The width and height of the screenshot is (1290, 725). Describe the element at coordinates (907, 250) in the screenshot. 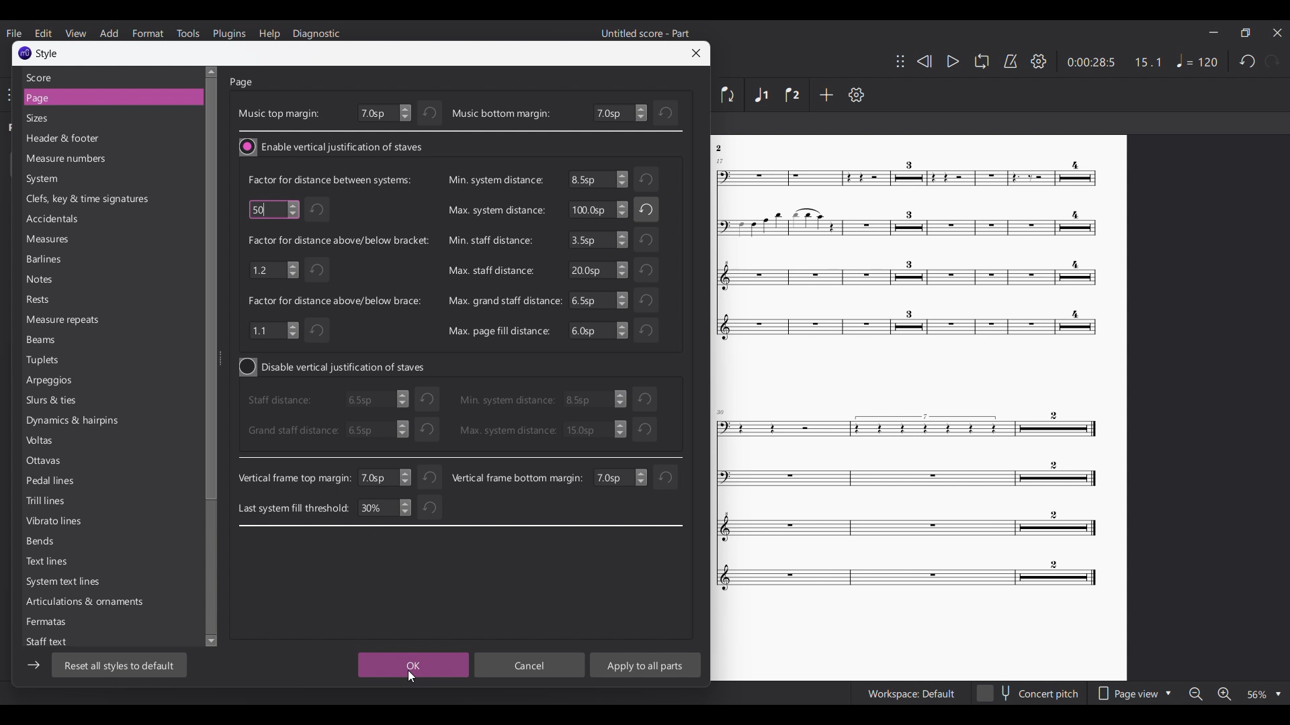

I see `` at that location.